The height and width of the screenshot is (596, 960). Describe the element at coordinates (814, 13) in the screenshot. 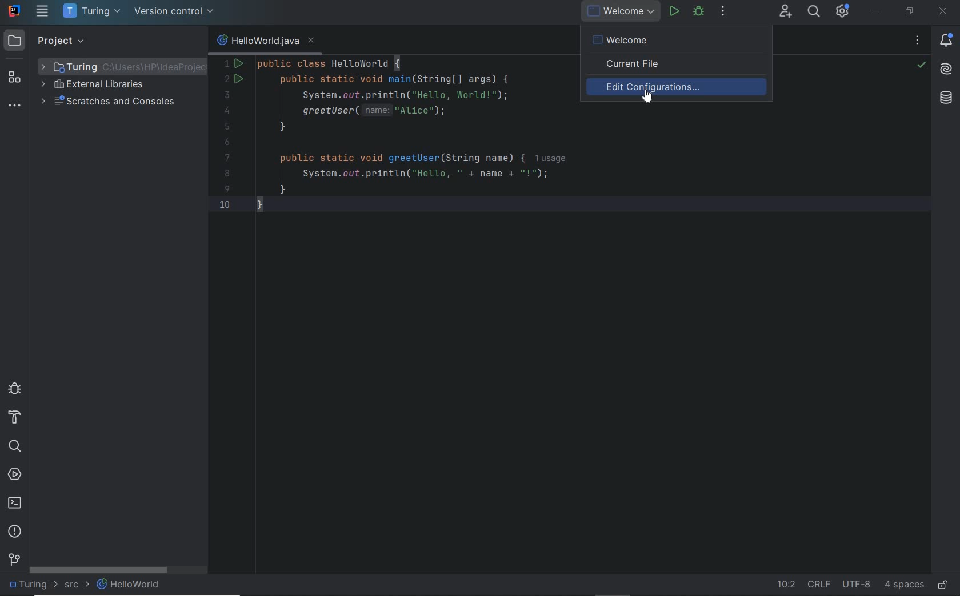

I see `search everywhere` at that location.